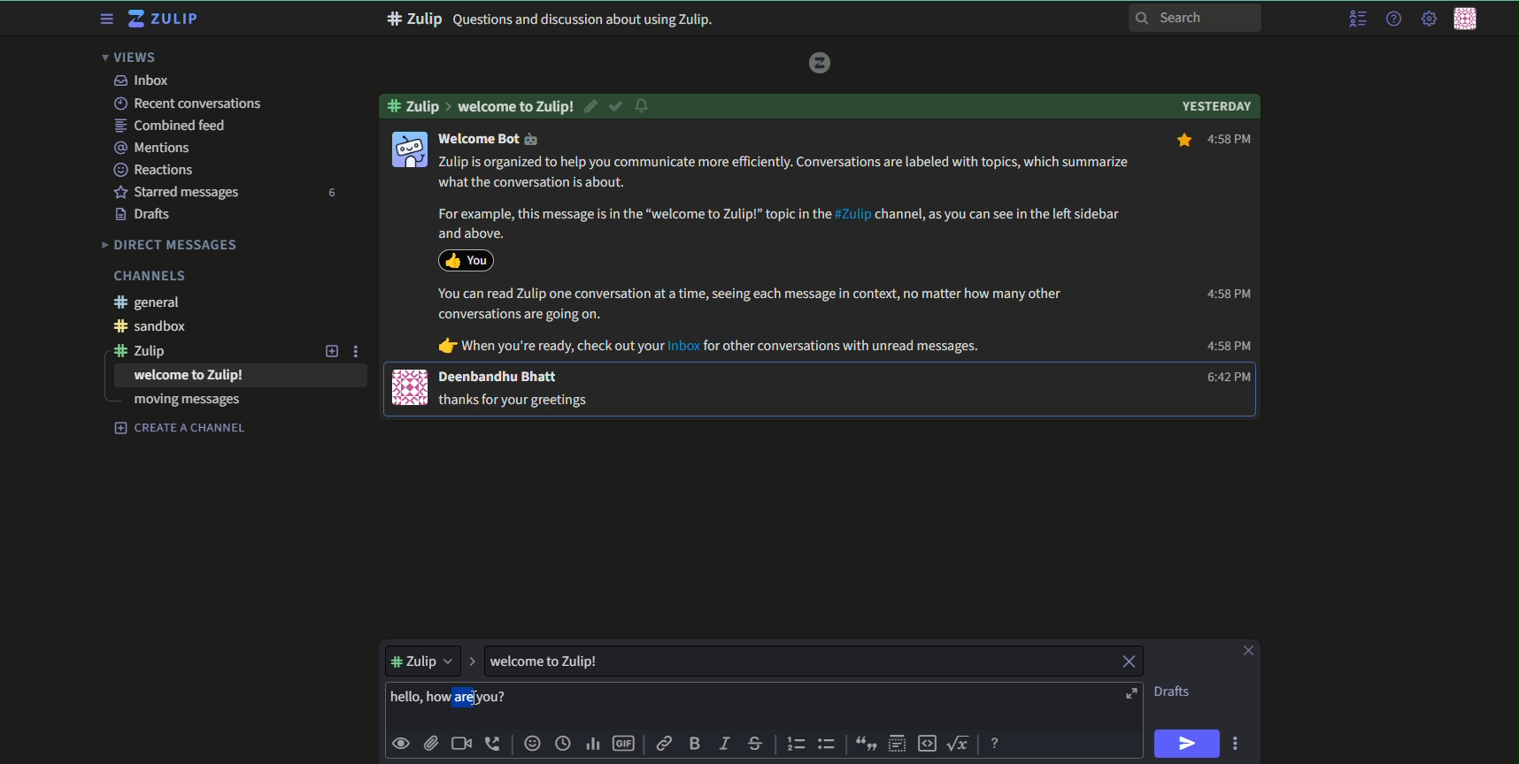 The width and height of the screenshot is (1519, 764). I want to click on title and logo, so click(166, 19).